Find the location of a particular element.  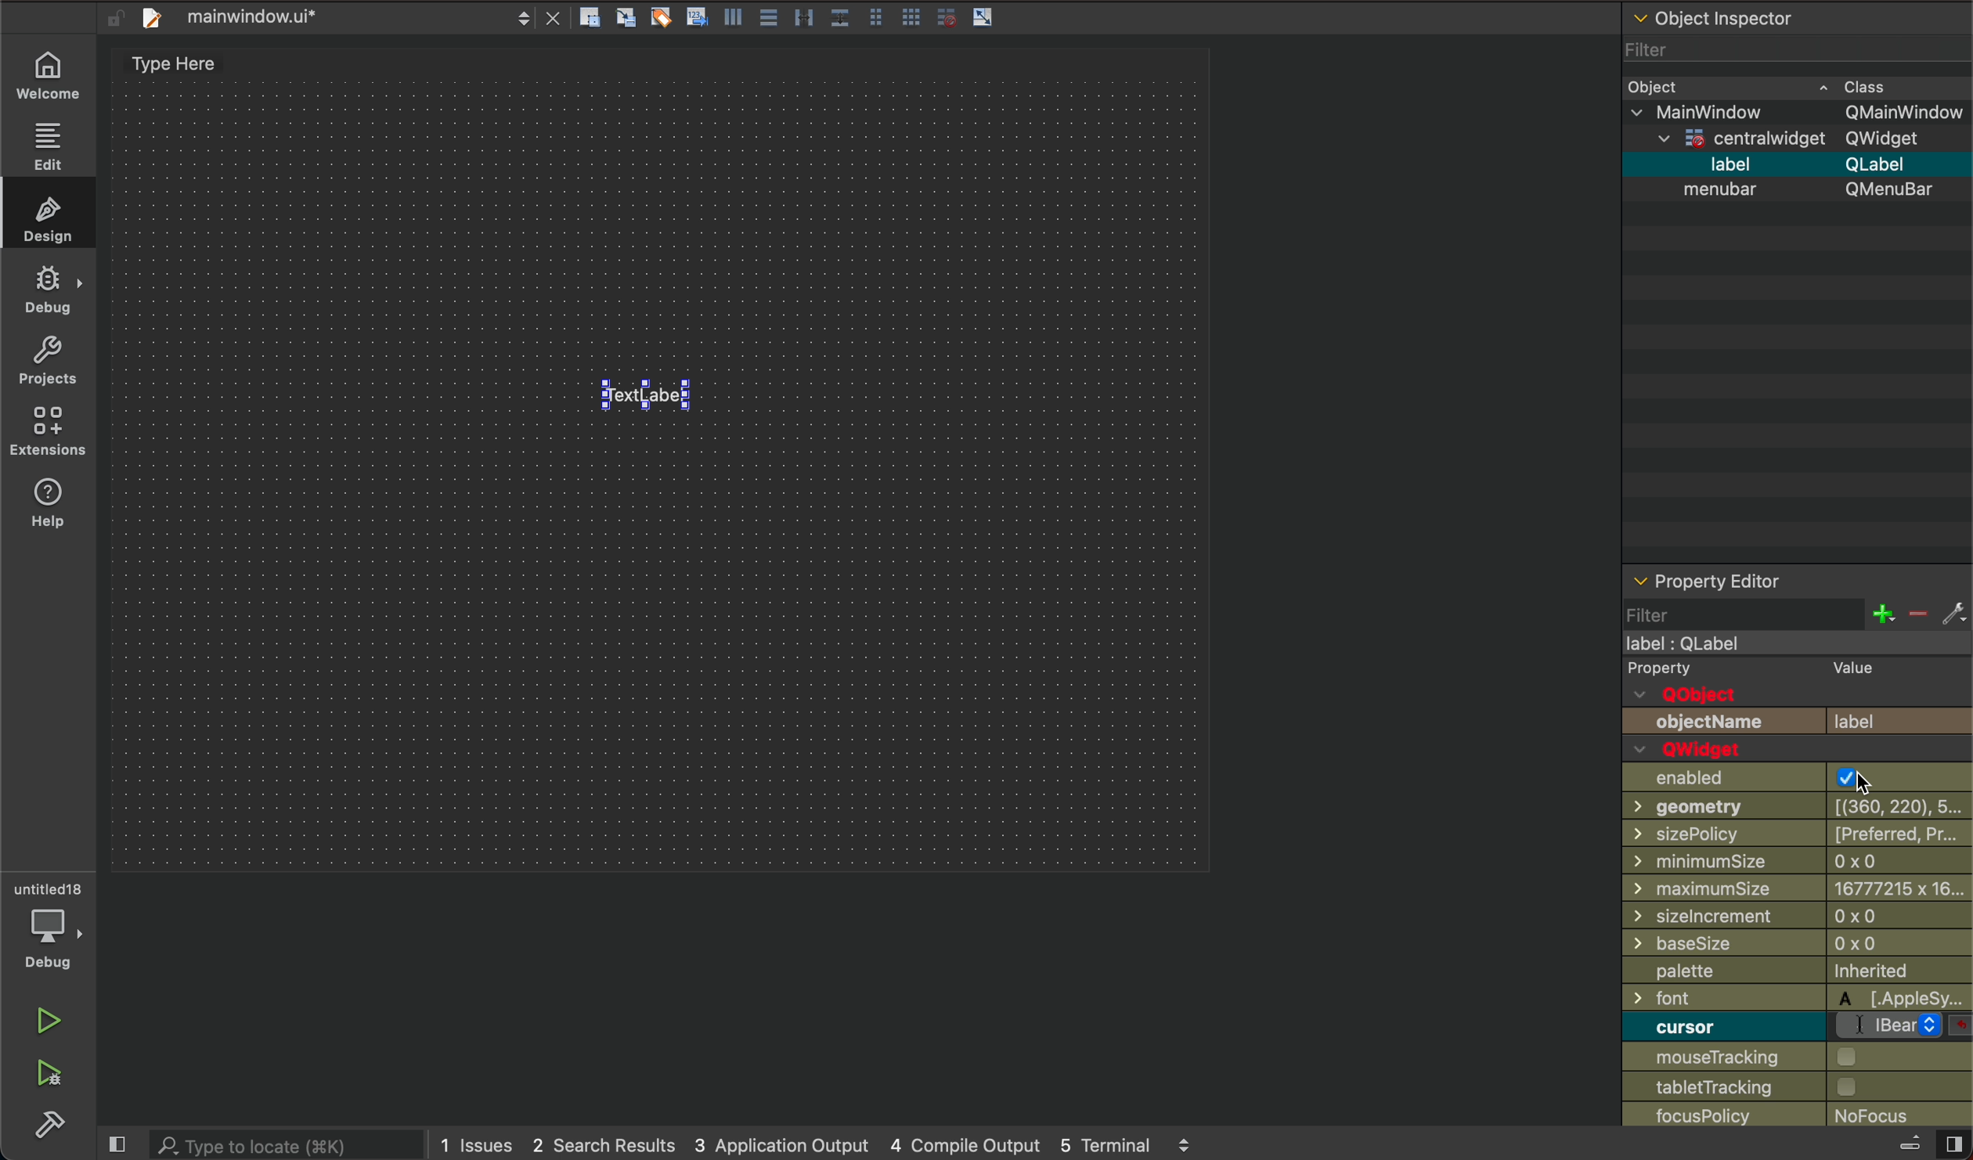

[(360, 220), 5... is located at coordinates (1894, 806).